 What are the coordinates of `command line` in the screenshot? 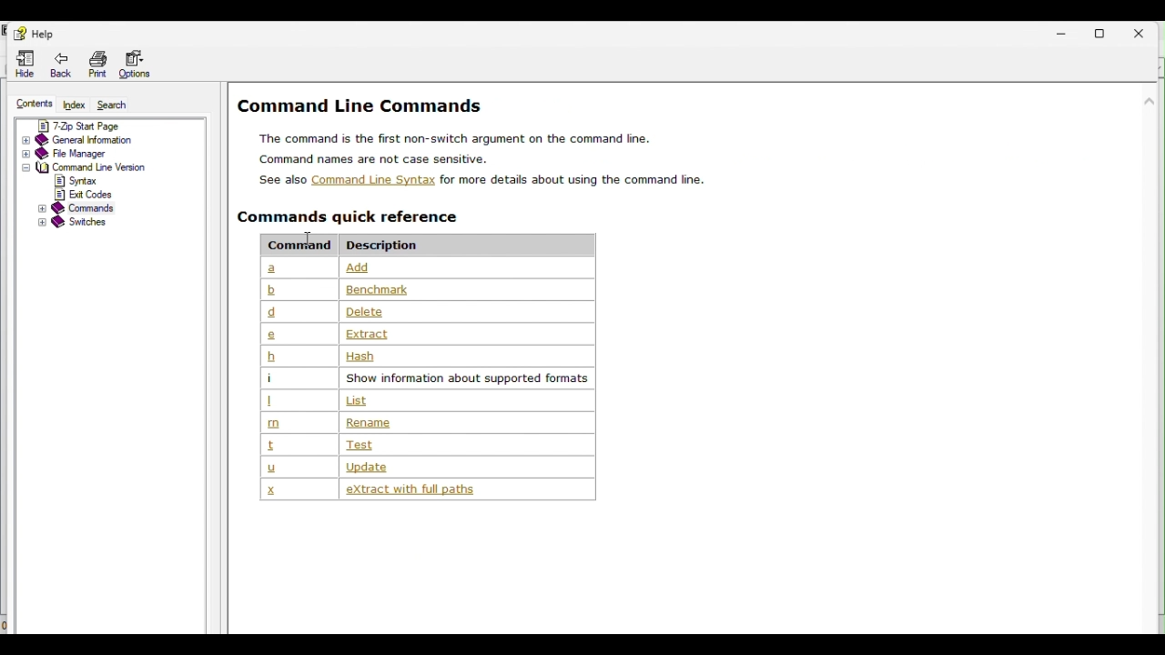 It's located at (87, 167).